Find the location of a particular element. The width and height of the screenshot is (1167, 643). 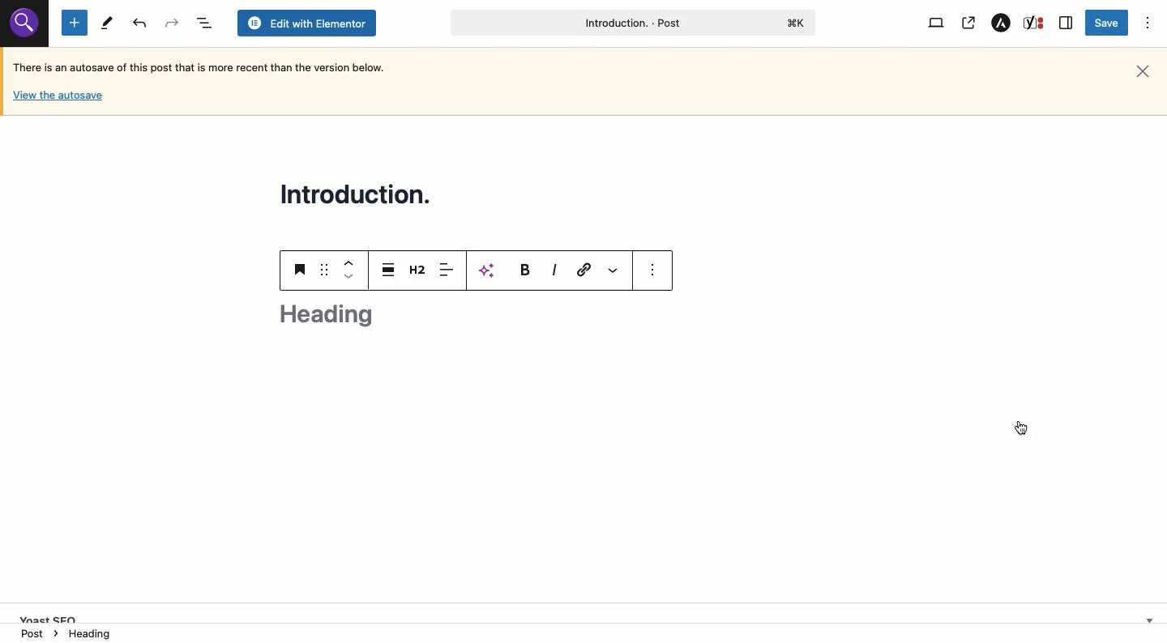

Redo is located at coordinates (141, 23).